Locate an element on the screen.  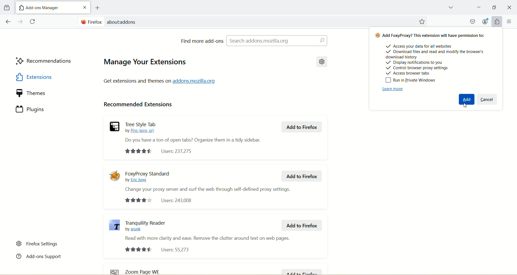
Read with more clarity and ease. Remove the clutter around text on web pages. is located at coordinates (208, 238).